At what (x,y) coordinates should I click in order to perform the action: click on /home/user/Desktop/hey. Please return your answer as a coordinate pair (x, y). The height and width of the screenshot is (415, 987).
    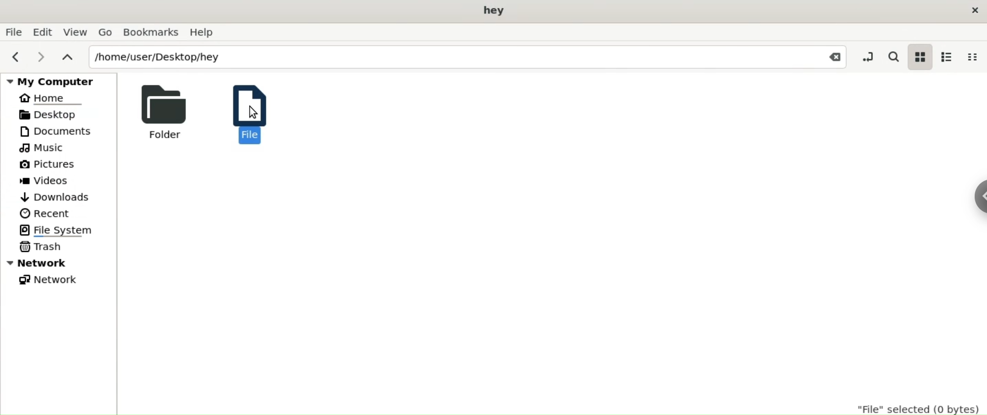
    Looking at the image, I should click on (443, 58).